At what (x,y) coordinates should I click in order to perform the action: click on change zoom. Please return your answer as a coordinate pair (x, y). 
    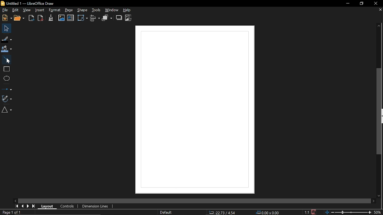
    Looking at the image, I should click on (348, 212).